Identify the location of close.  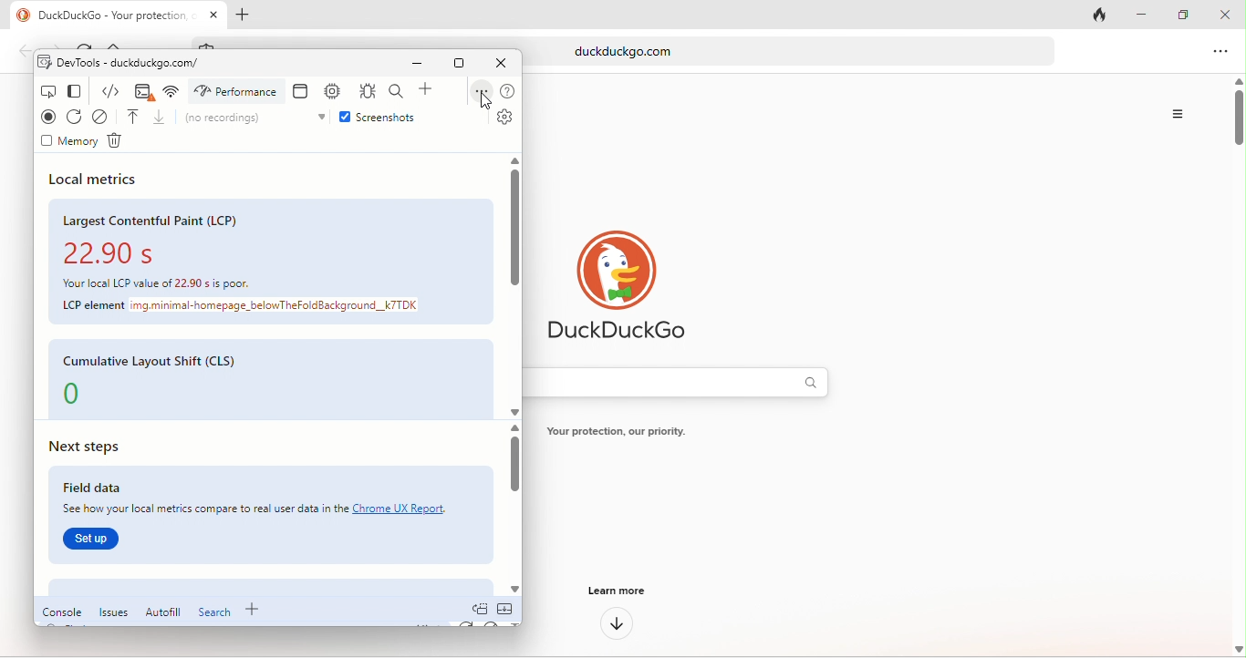
(503, 65).